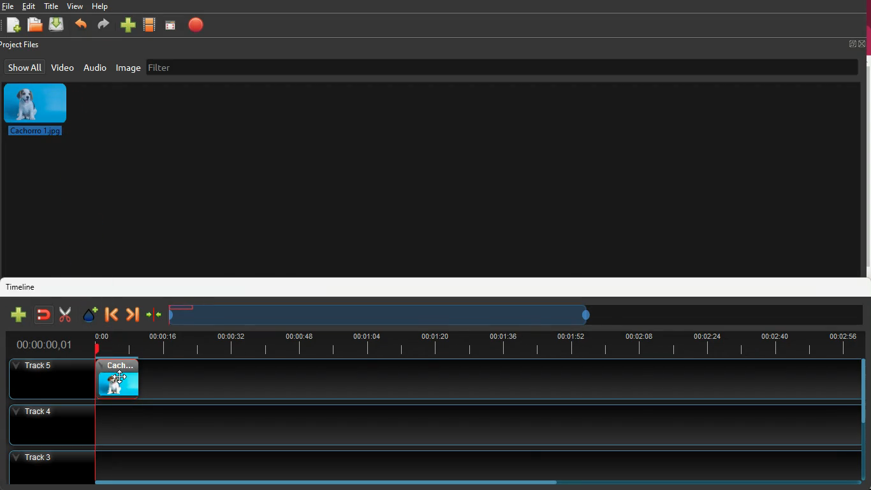 The width and height of the screenshot is (871, 490). Describe the element at coordinates (45, 315) in the screenshot. I see `join` at that location.